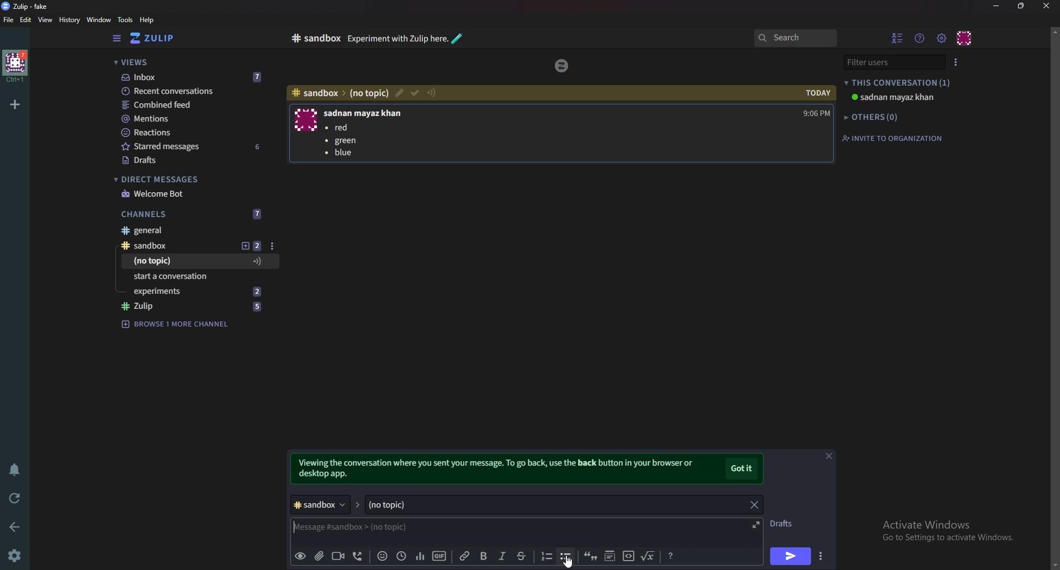  Describe the element at coordinates (816, 103) in the screenshot. I see `time` at that location.